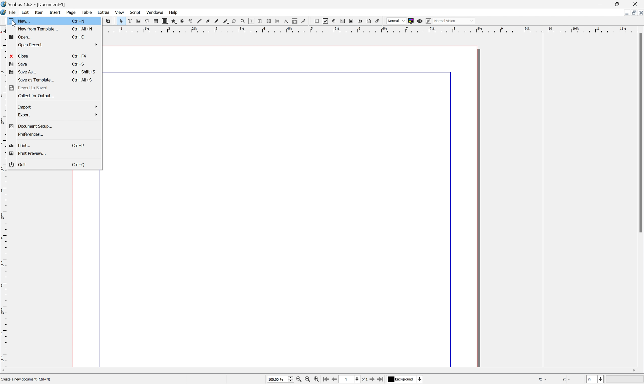 The height and width of the screenshot is (384, 644). I want to click on ctrl+n, so click(78, 21).